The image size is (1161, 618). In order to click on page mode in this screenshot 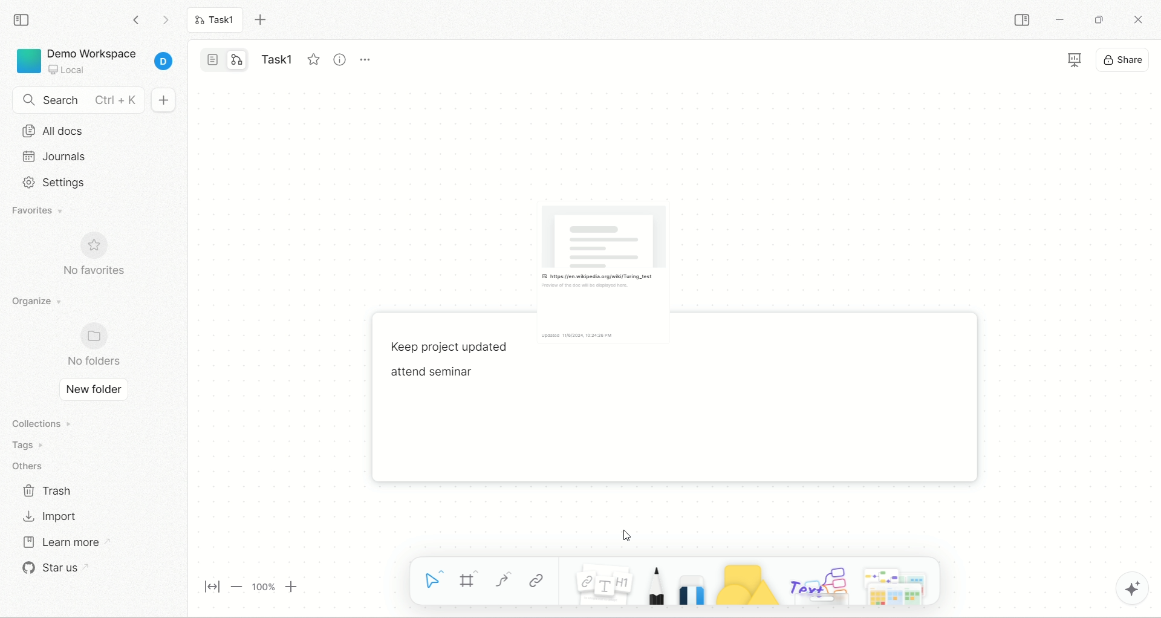, I will do `click(213, 59)`.